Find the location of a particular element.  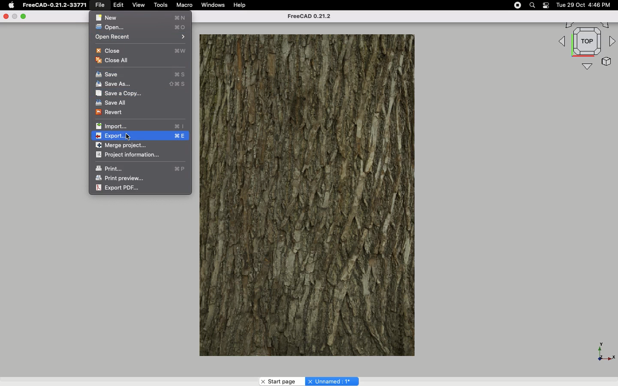

Unnamed:1* is located at coordinates (332, 381).